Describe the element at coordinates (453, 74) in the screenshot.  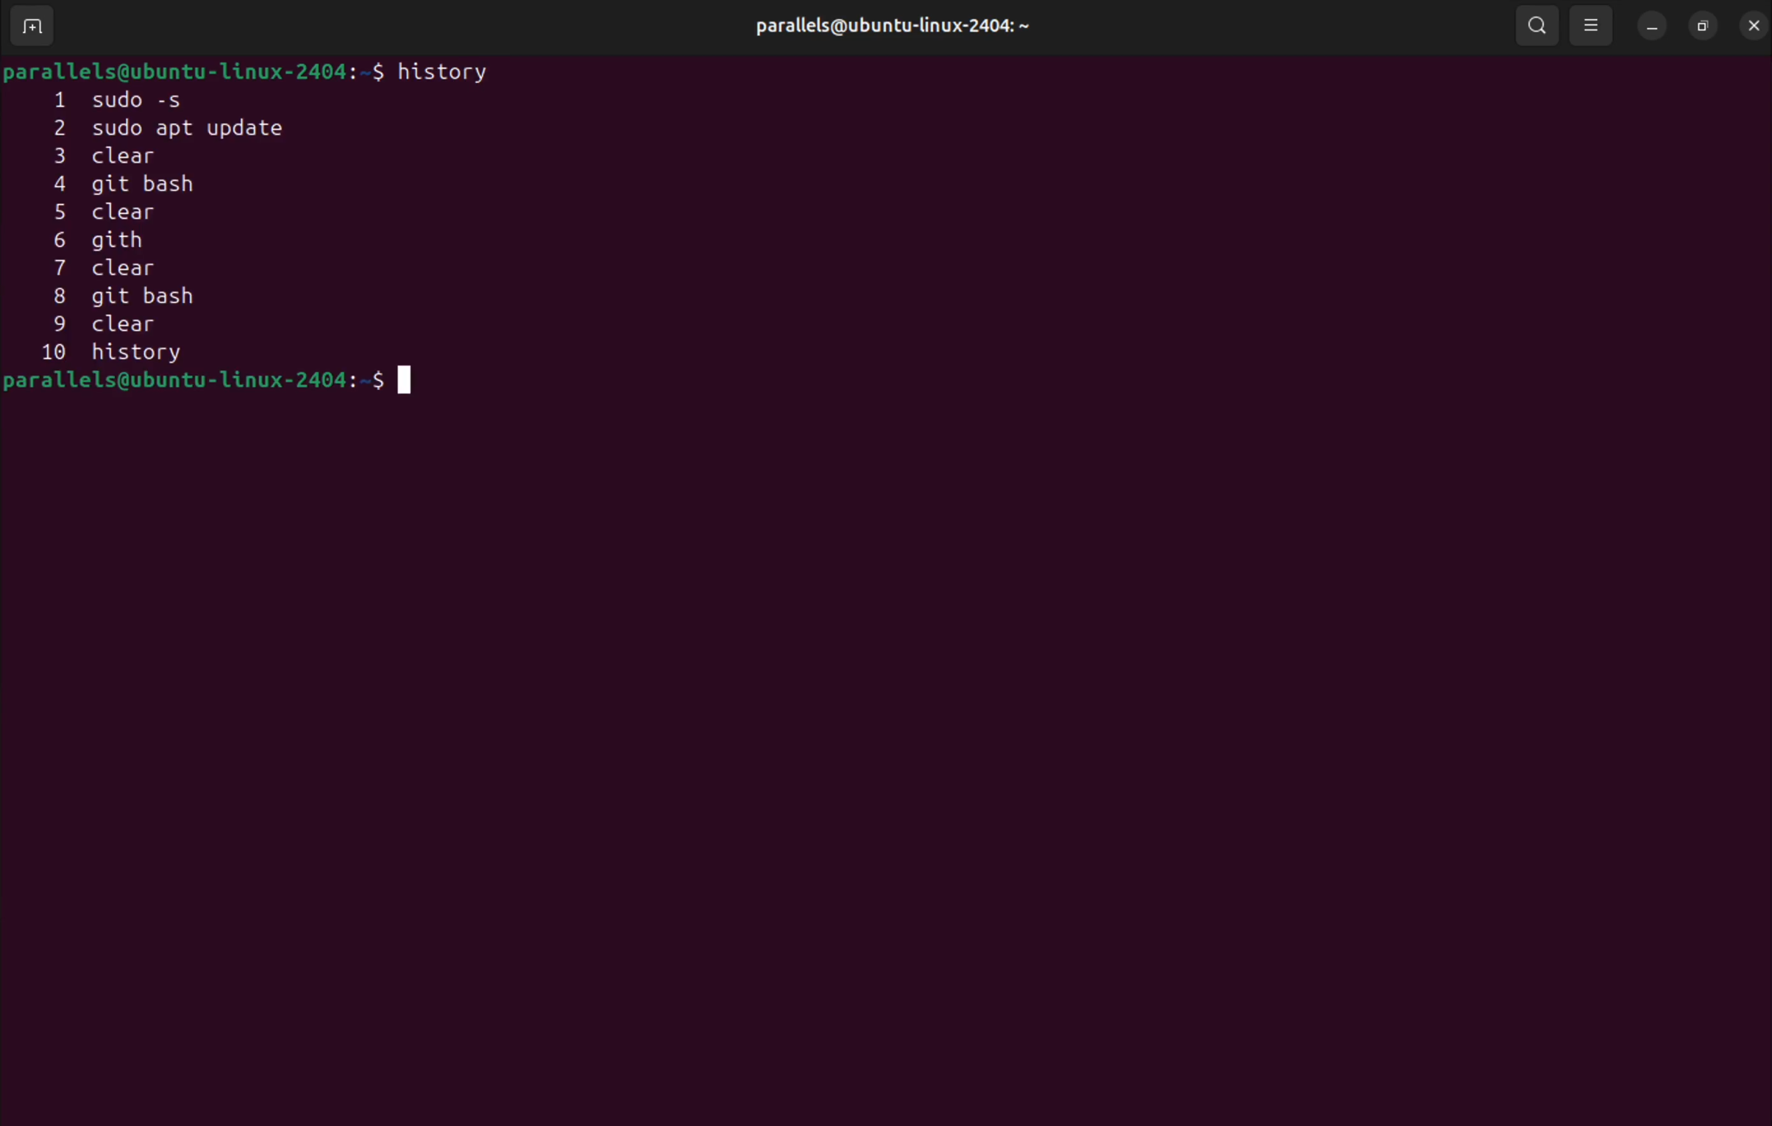
I see `history` at that location.